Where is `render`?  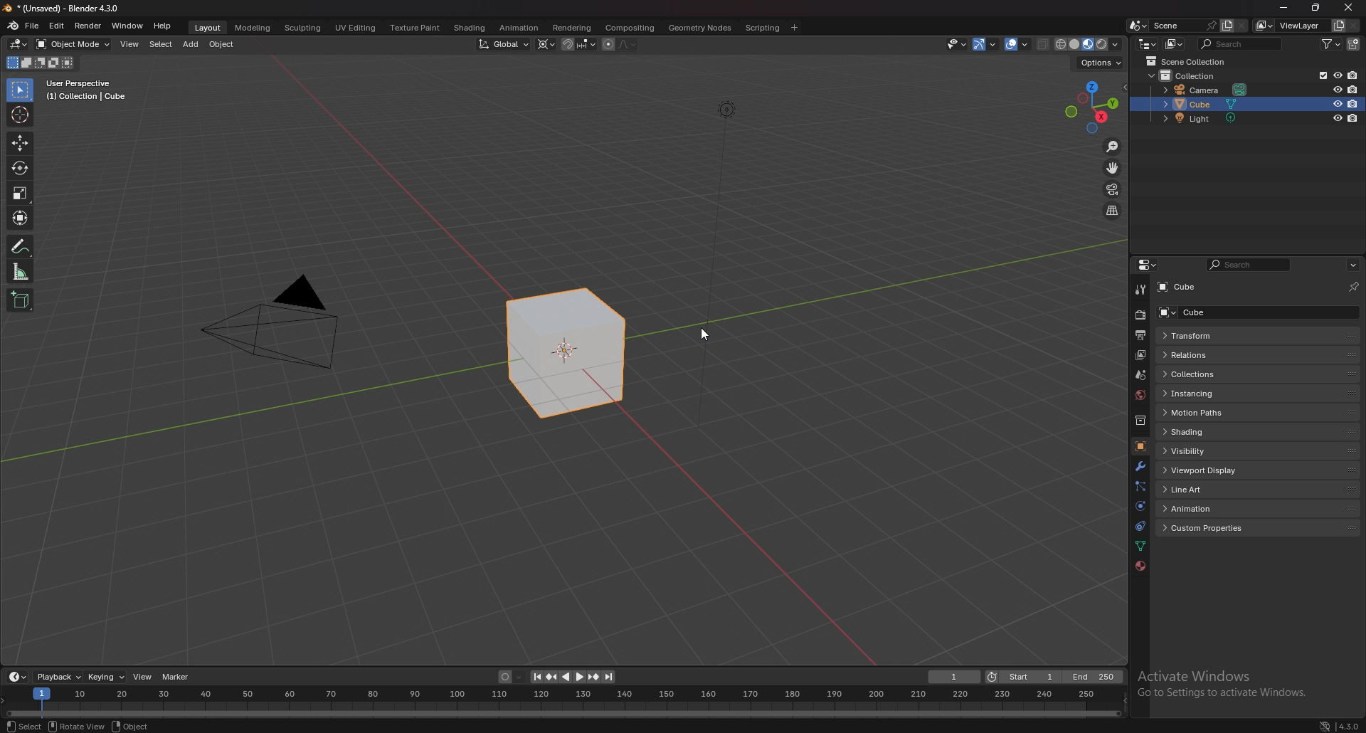
render is located at coordinates (1140, 316).